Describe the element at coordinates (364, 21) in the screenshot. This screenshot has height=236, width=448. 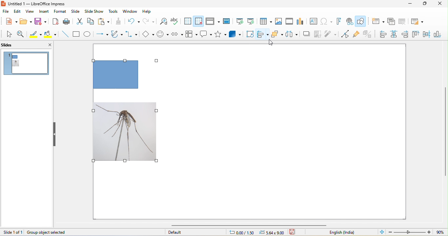
I see `show draw function` at that location.